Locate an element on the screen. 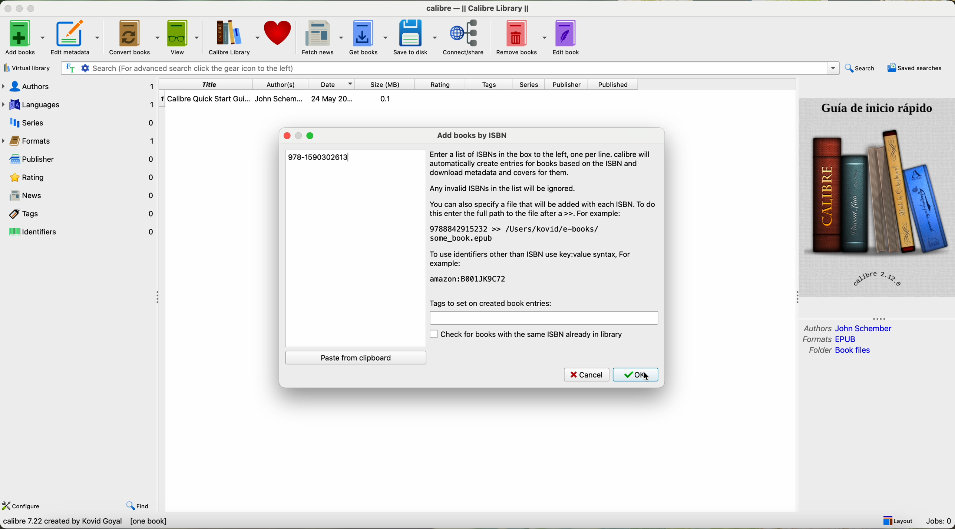 The image size is (955, 529). publisher is located at coordinates (566, 84).